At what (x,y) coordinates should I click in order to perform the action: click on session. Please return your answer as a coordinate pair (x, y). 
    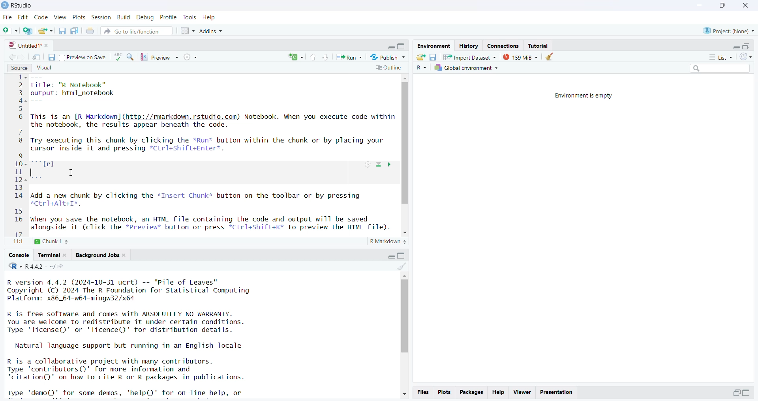
    Looking at the image, I should click on (101, 18).